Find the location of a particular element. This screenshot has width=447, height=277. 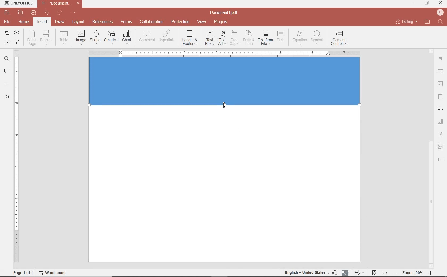

spell checking is located at coordinates (345, 273).